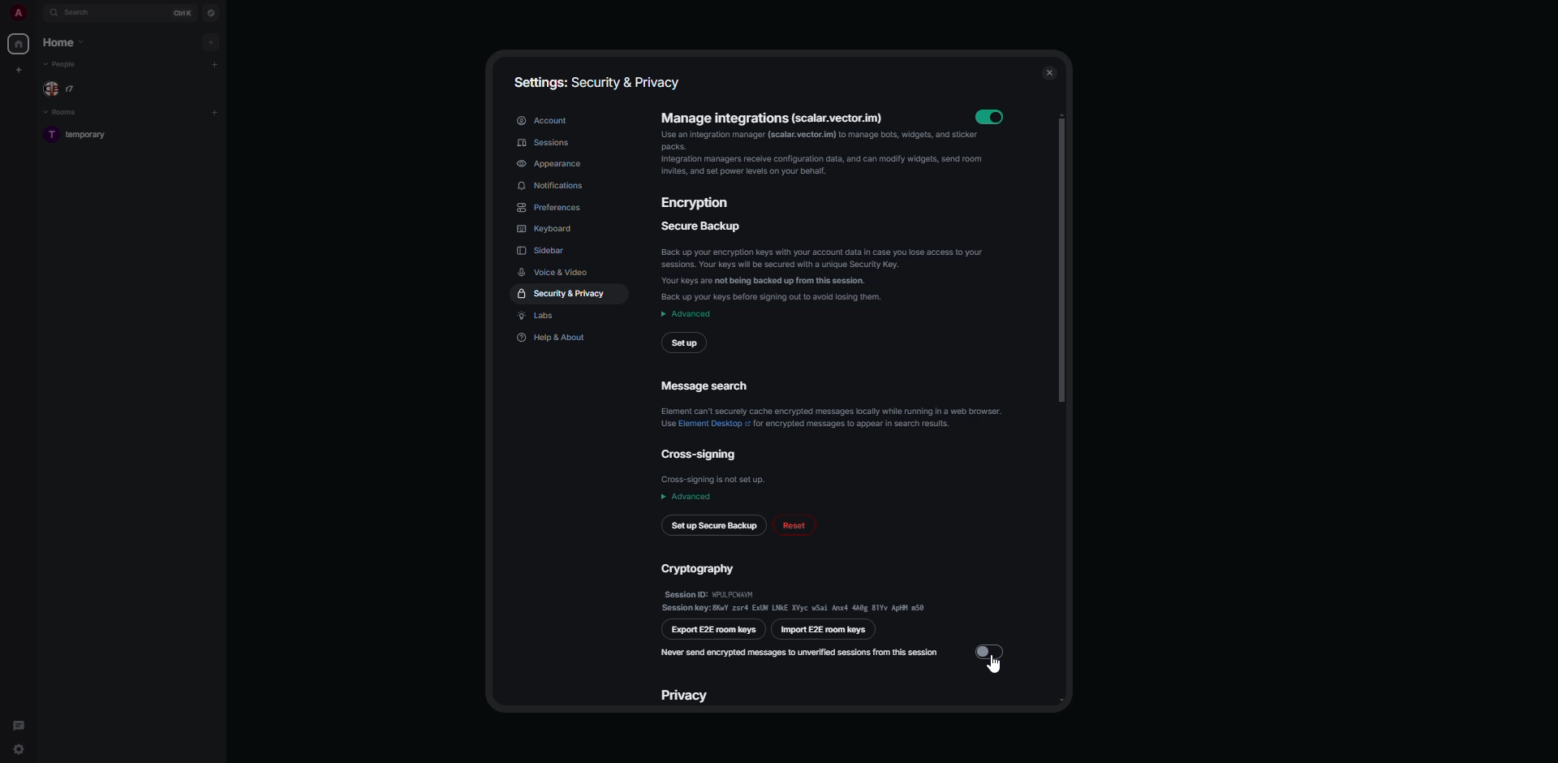 This screenshot has height=763, width=1558. I want to click on threads, so click(18, 721).